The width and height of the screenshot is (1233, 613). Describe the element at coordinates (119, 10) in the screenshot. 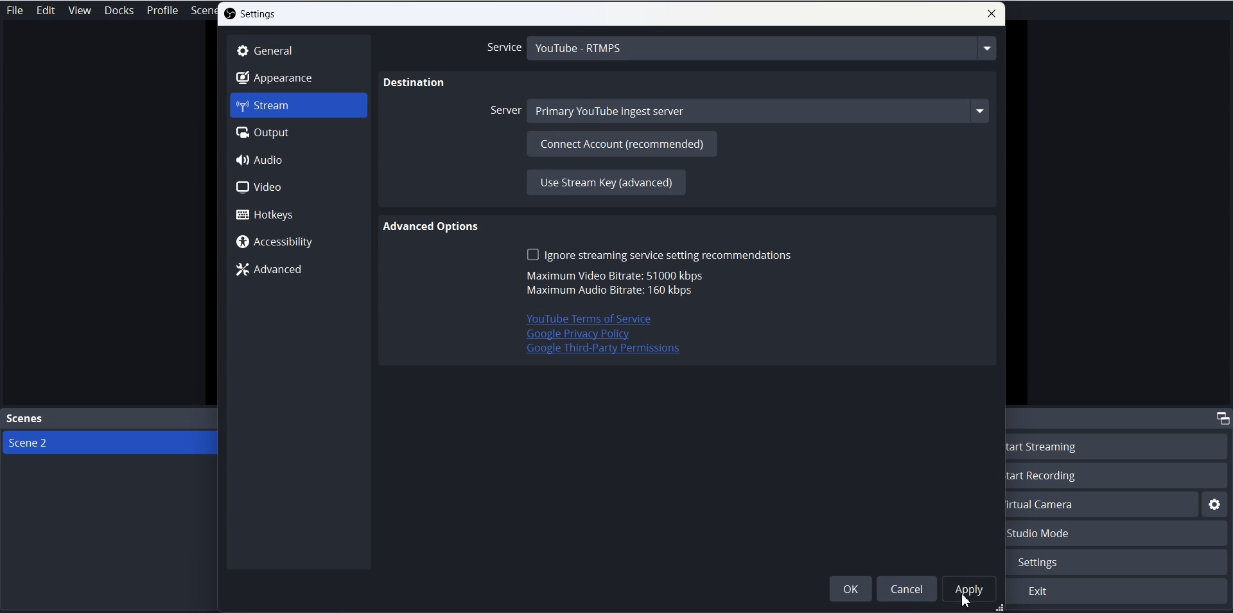

I see `Decks` at that location.